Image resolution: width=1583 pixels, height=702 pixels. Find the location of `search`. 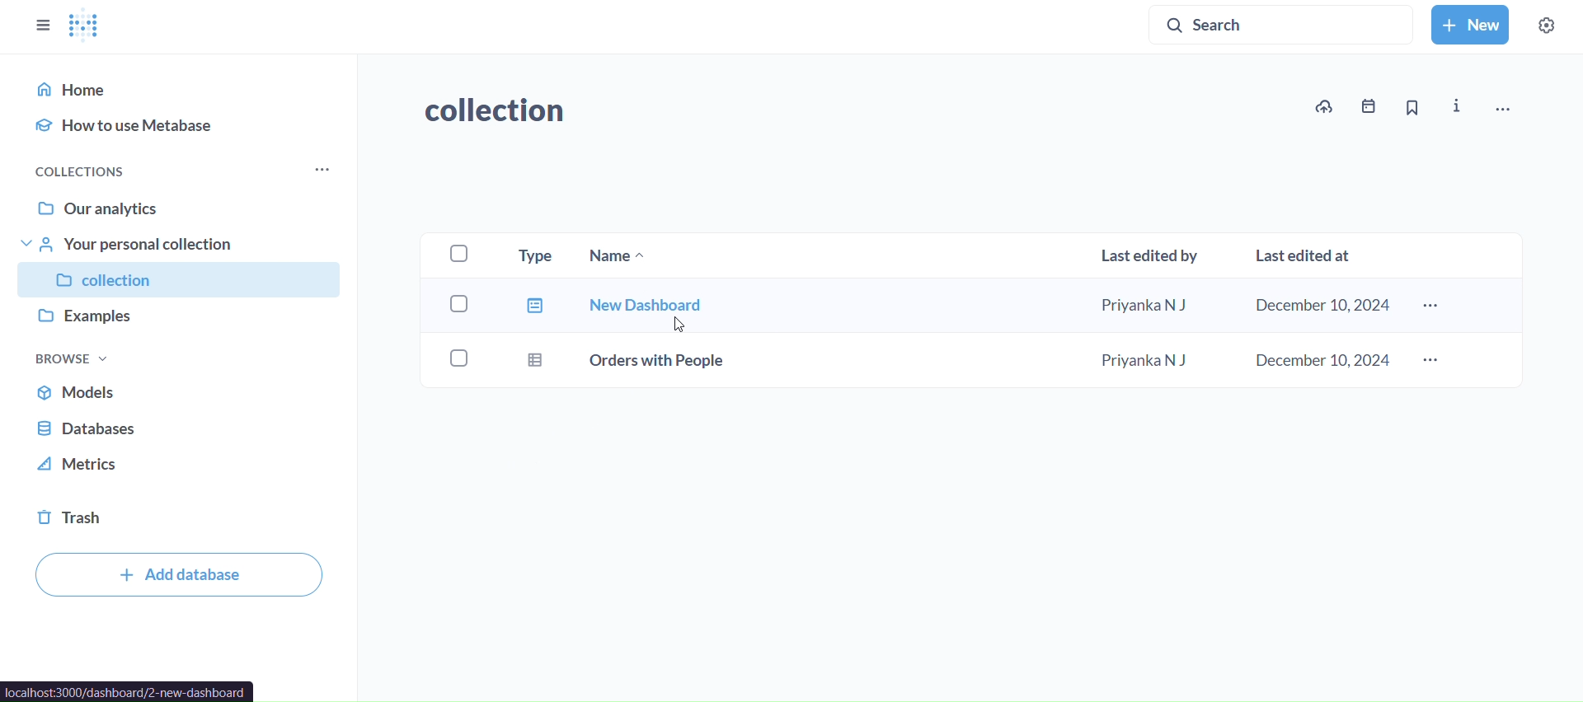

search is located at coordinates (1273, 25).